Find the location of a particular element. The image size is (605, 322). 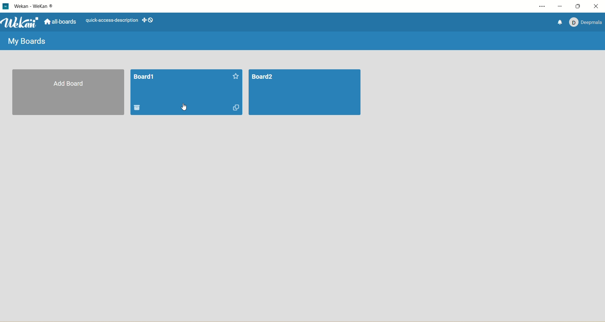

wekan is located at coordinates (20, 23).